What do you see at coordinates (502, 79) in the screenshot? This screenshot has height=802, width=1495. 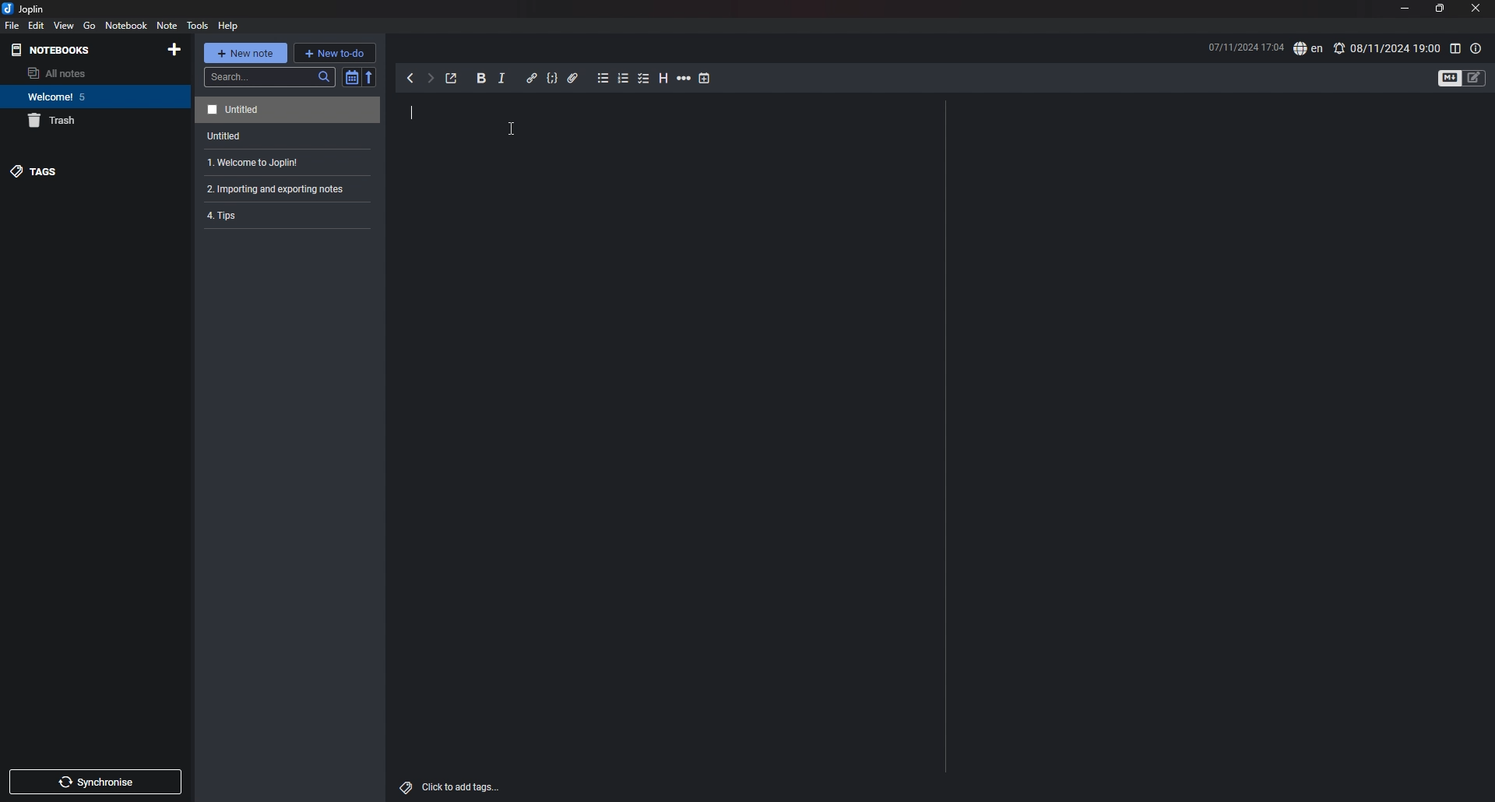 I see `italic` at bounding box center [502, 79].